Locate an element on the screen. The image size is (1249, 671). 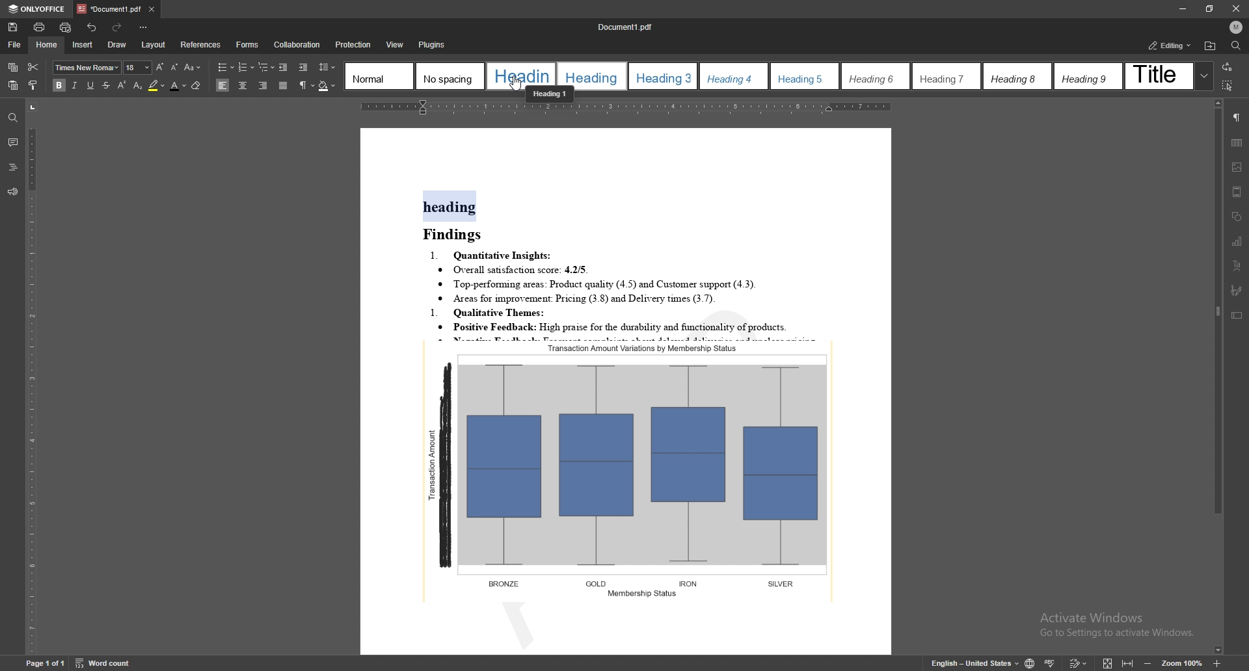
heading styles is located at coordinates (770, 75).